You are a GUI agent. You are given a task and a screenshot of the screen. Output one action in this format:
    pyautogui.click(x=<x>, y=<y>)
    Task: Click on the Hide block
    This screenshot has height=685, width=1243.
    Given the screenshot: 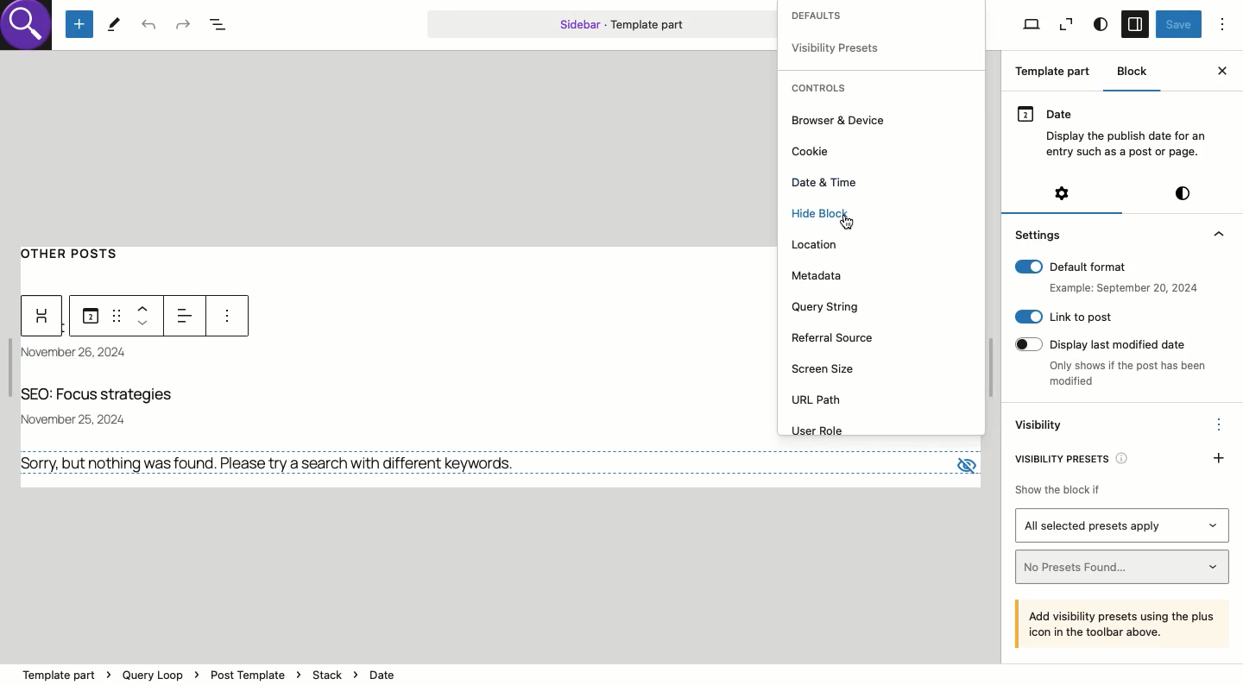 What is the action you would take?
    pyautogui.click(x=827, y=219)
    